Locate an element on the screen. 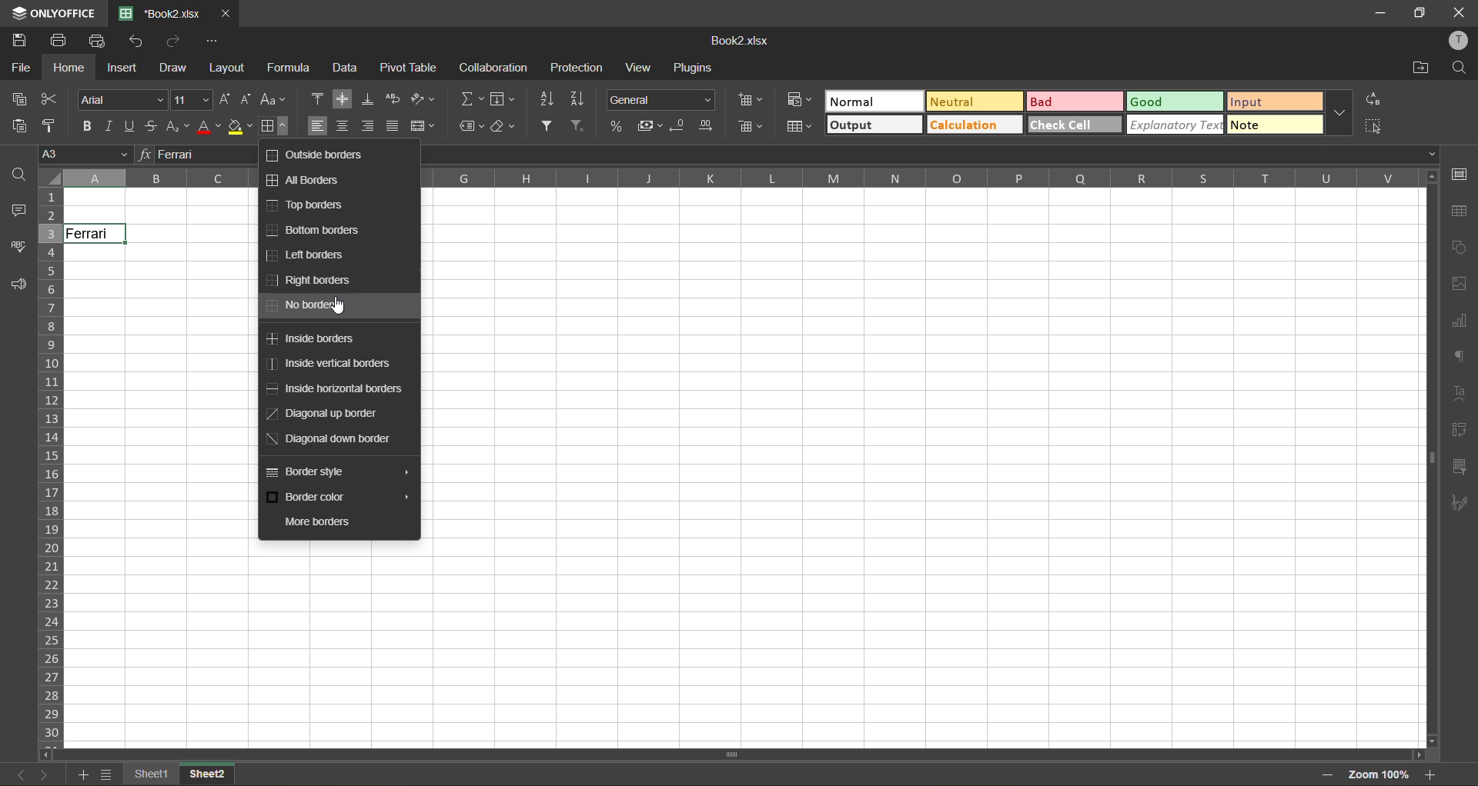 Image resolution: width=1478 pixels, height=786 pixels. select cell is located at coordinates (1376, 124).